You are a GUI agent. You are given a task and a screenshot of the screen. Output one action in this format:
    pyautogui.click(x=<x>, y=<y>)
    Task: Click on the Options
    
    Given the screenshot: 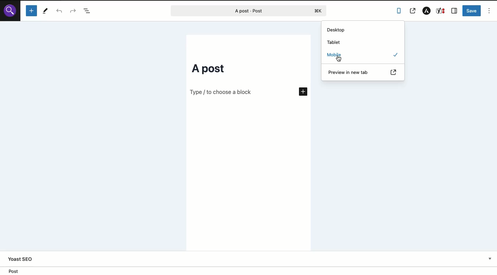 What is the action you would take?
    pyautogui.click(x=489, y=11)
    